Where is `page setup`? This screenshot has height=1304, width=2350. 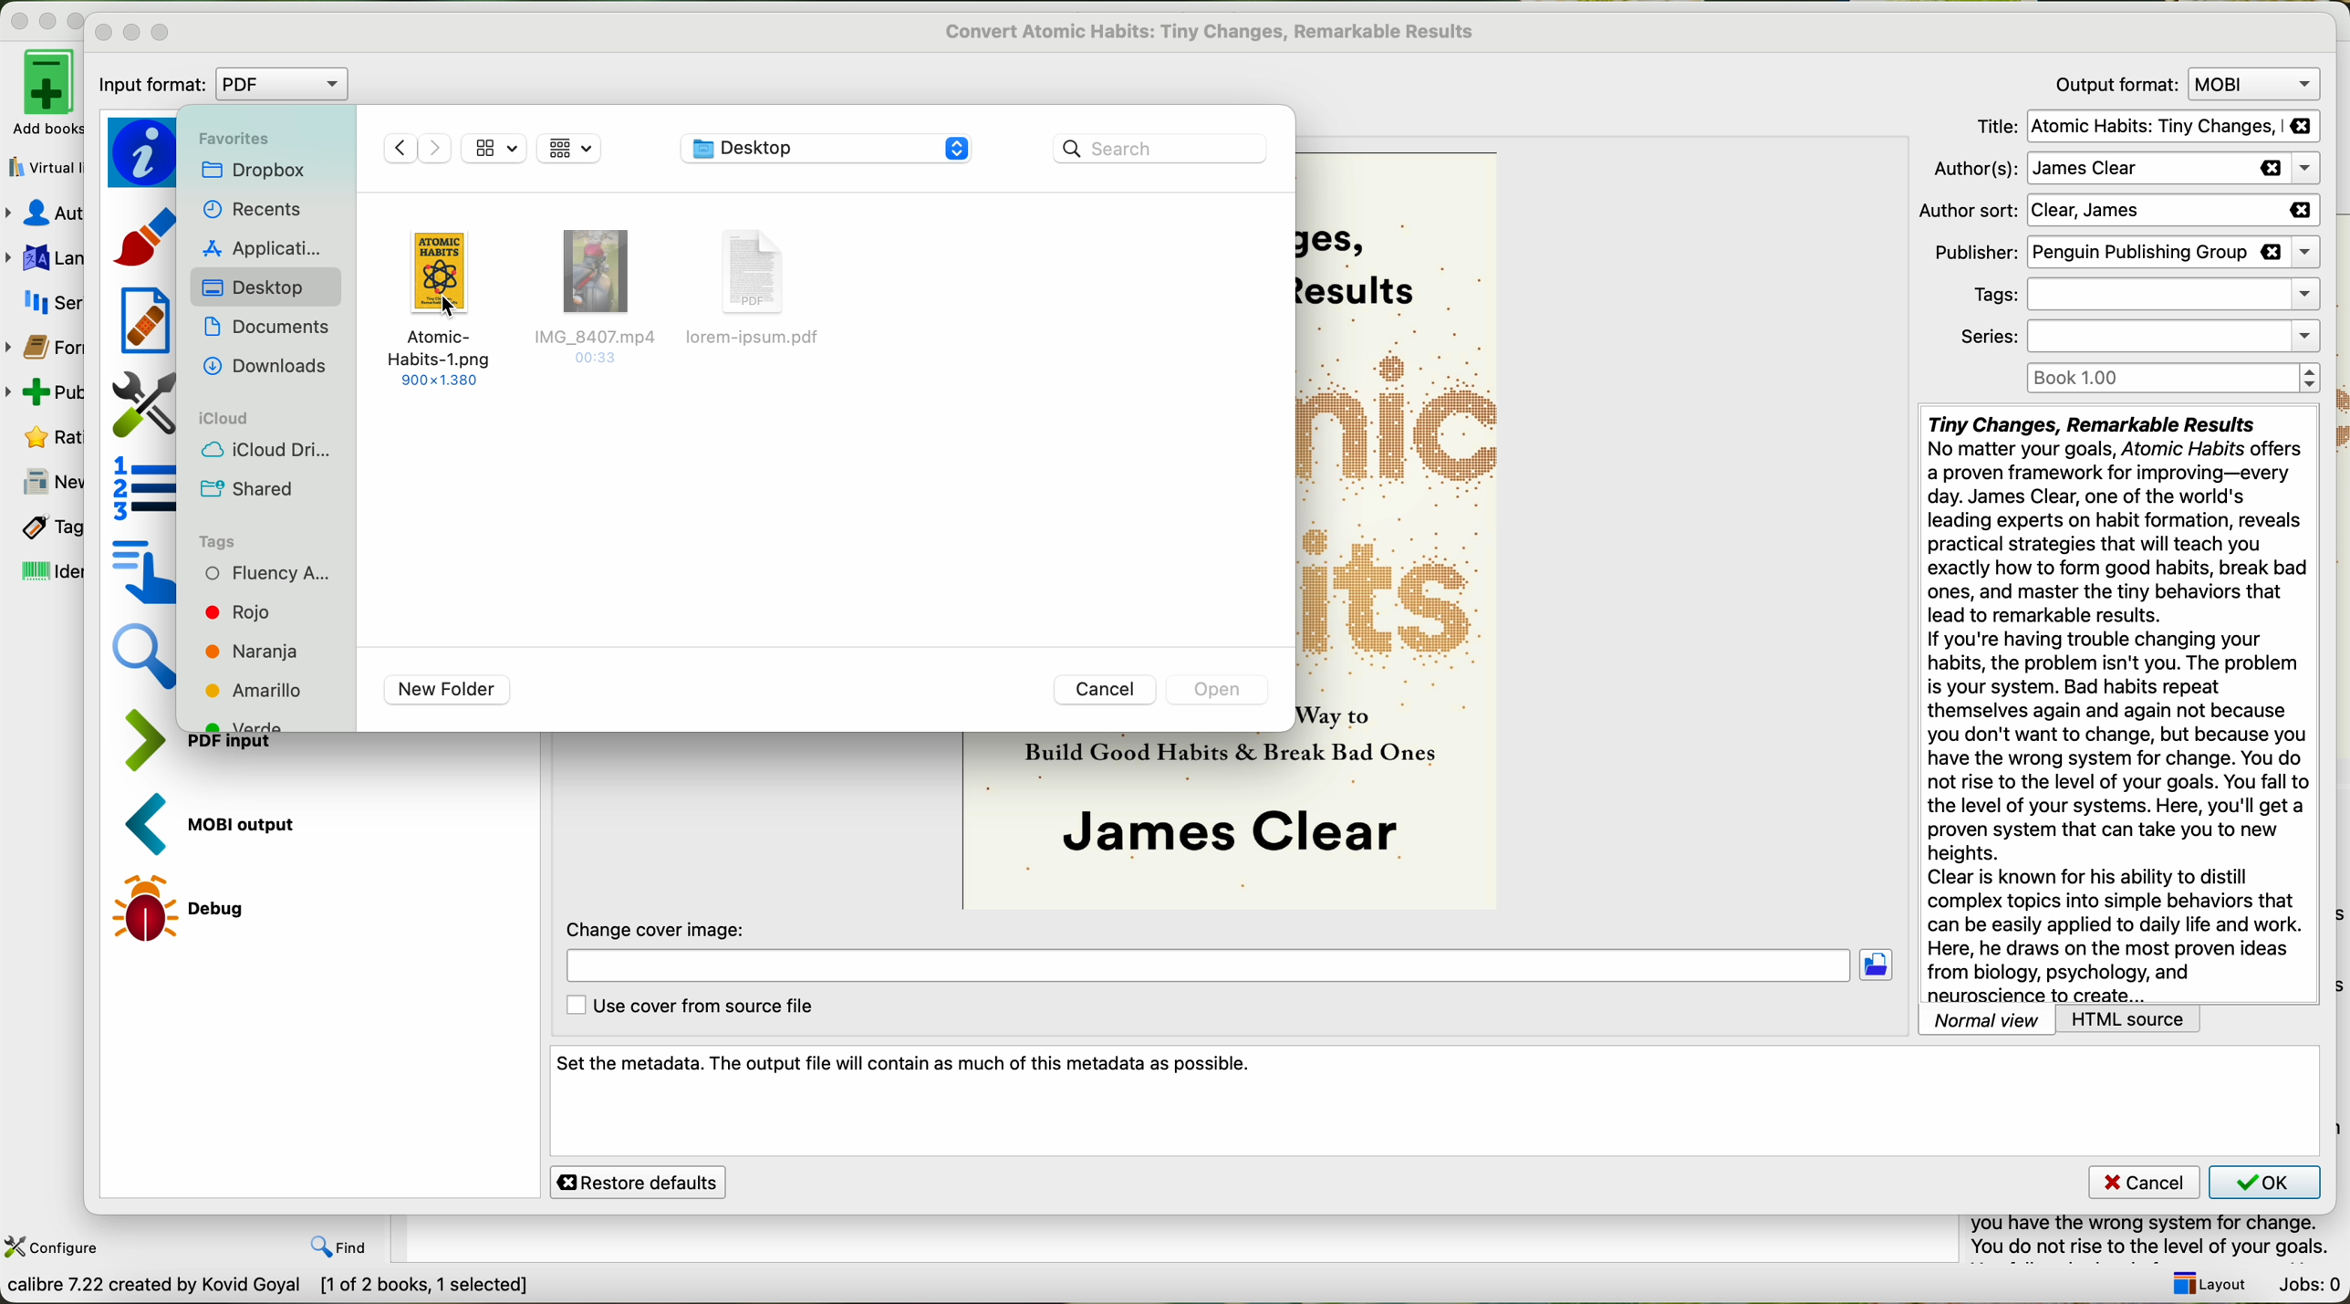
page setup is located at coordinates (142, 404).